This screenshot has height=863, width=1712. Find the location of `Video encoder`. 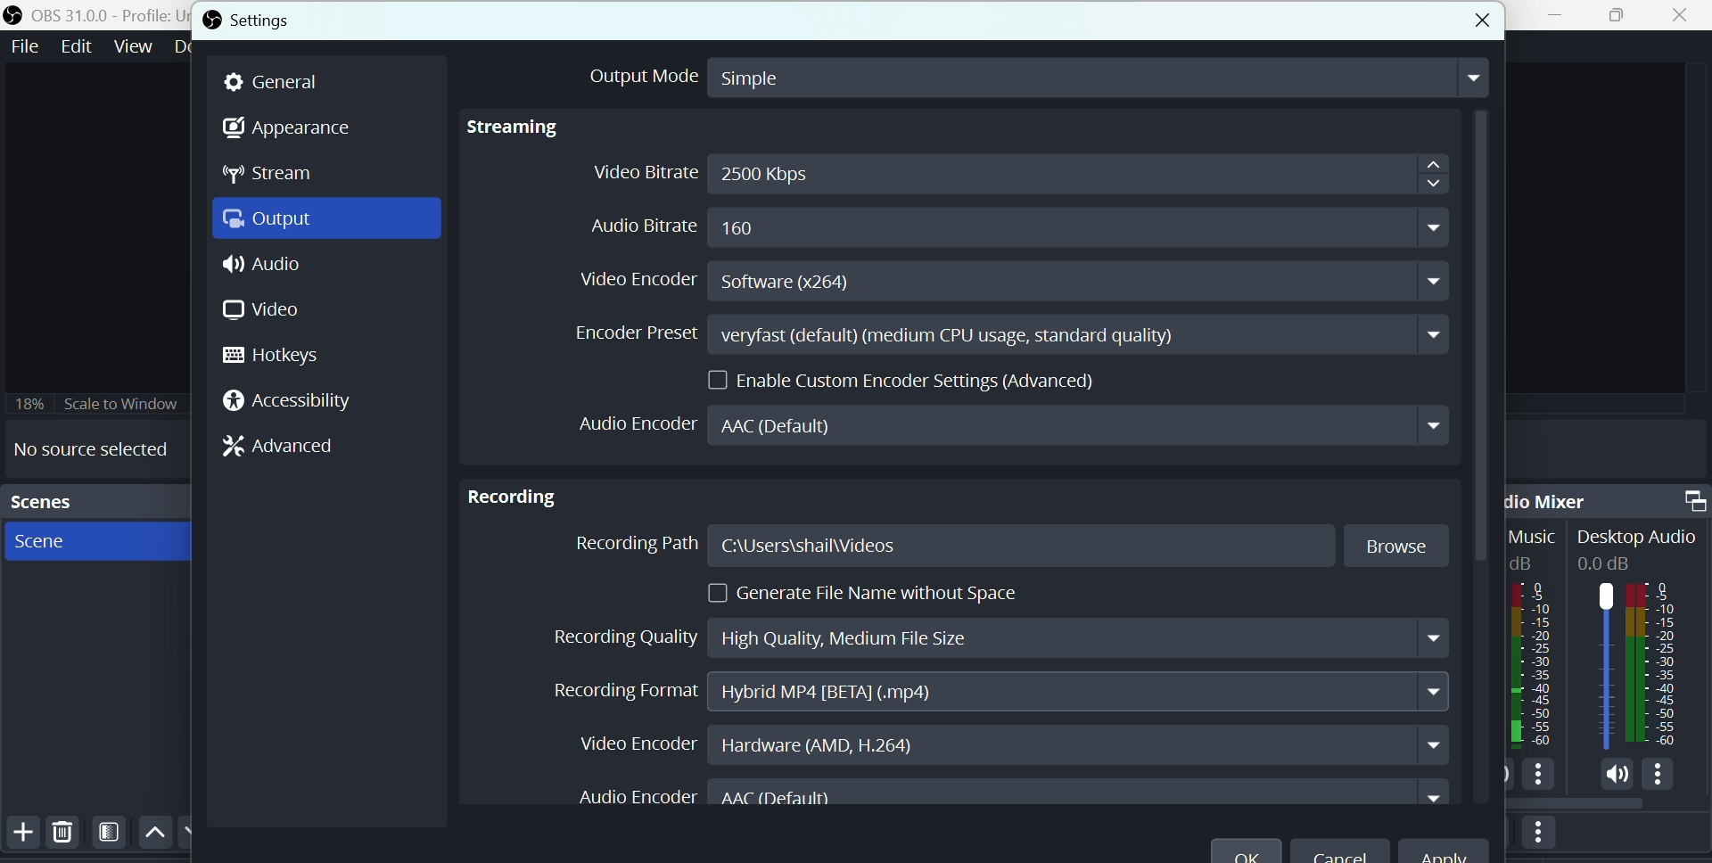

Video encoder is located at coordinates (1020, 277).